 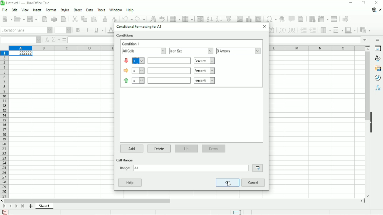 What do you see at coordinates (130, 182) in the screenshot?
I see `Help` at bounding box center [130, 182].